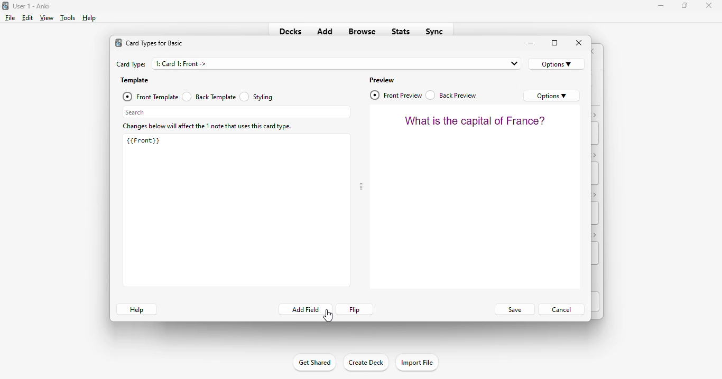  What do you see at coordinates (396, 95) in the screenshot?
I see `front preview` at bounding box center [396, 95].